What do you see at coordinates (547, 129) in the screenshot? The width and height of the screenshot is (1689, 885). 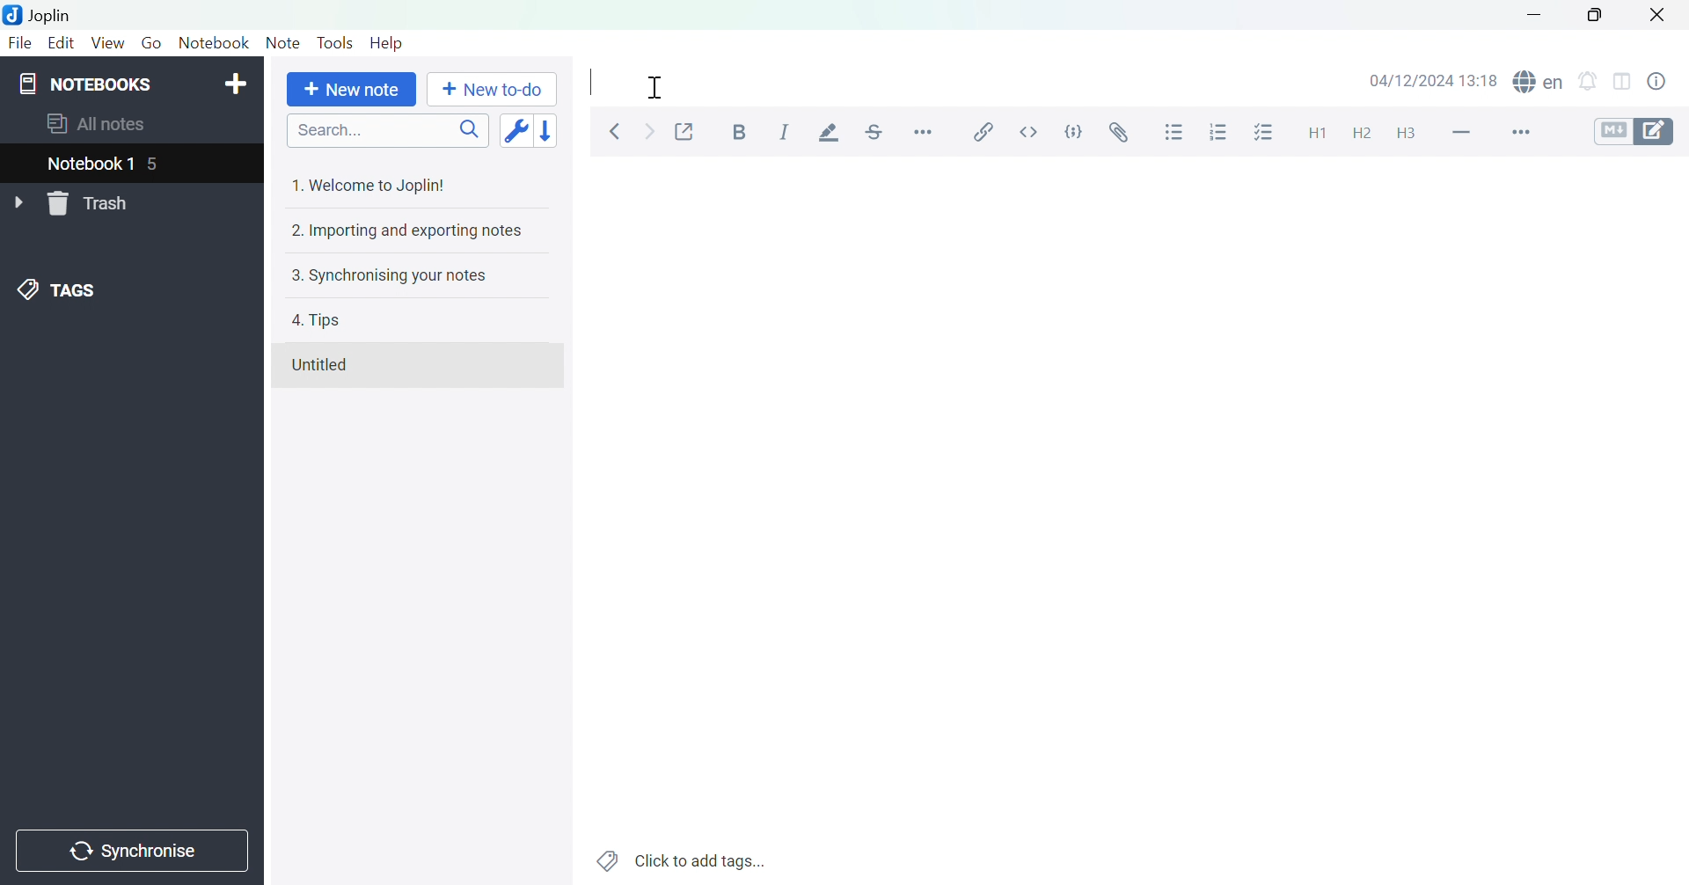 I see `Reverse sort order` at bounding box center [547, 129].